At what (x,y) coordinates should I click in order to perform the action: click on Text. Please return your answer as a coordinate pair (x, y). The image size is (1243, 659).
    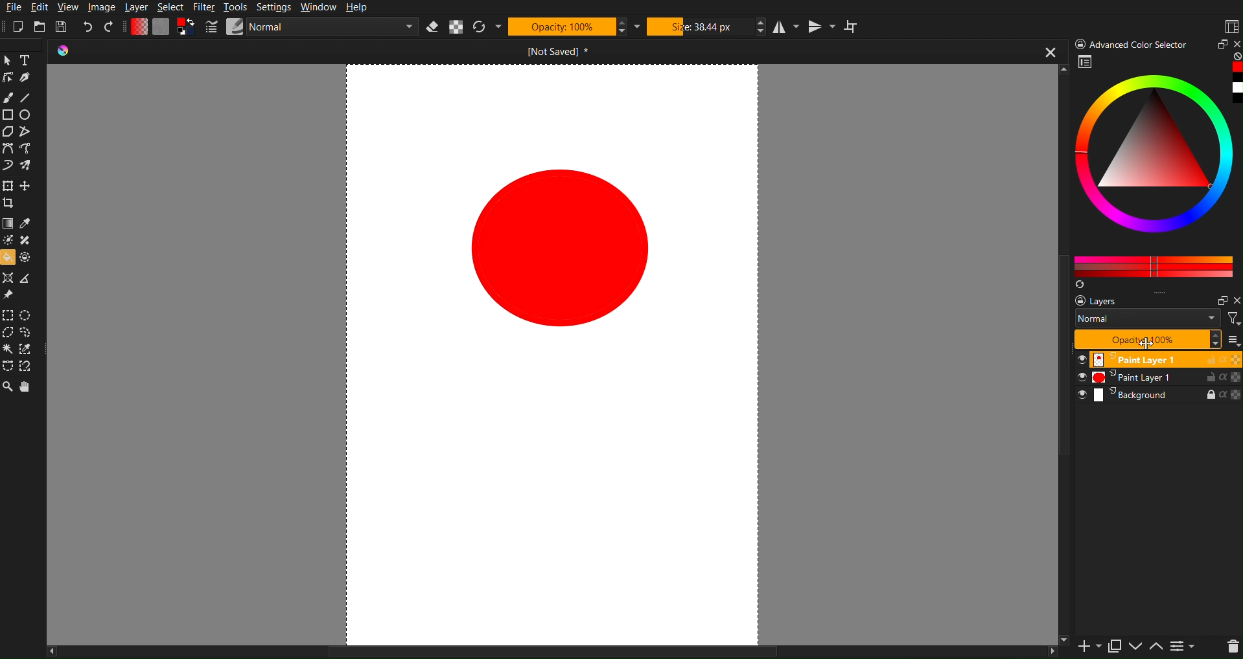
    Looking at the image, I should click on (30, 60).